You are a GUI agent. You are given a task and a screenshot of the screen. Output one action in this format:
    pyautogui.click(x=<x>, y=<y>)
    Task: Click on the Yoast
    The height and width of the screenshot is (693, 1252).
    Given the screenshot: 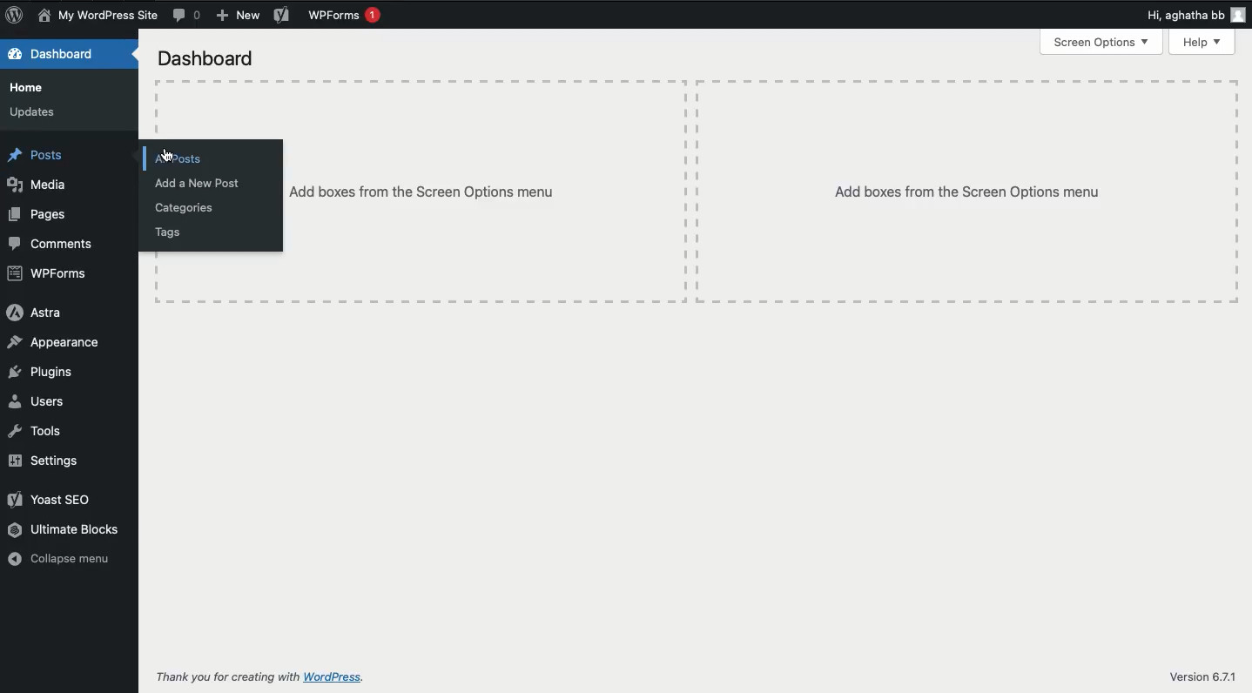 What is the action you would take?
    pyautogui.click(x=50, y=498)
    